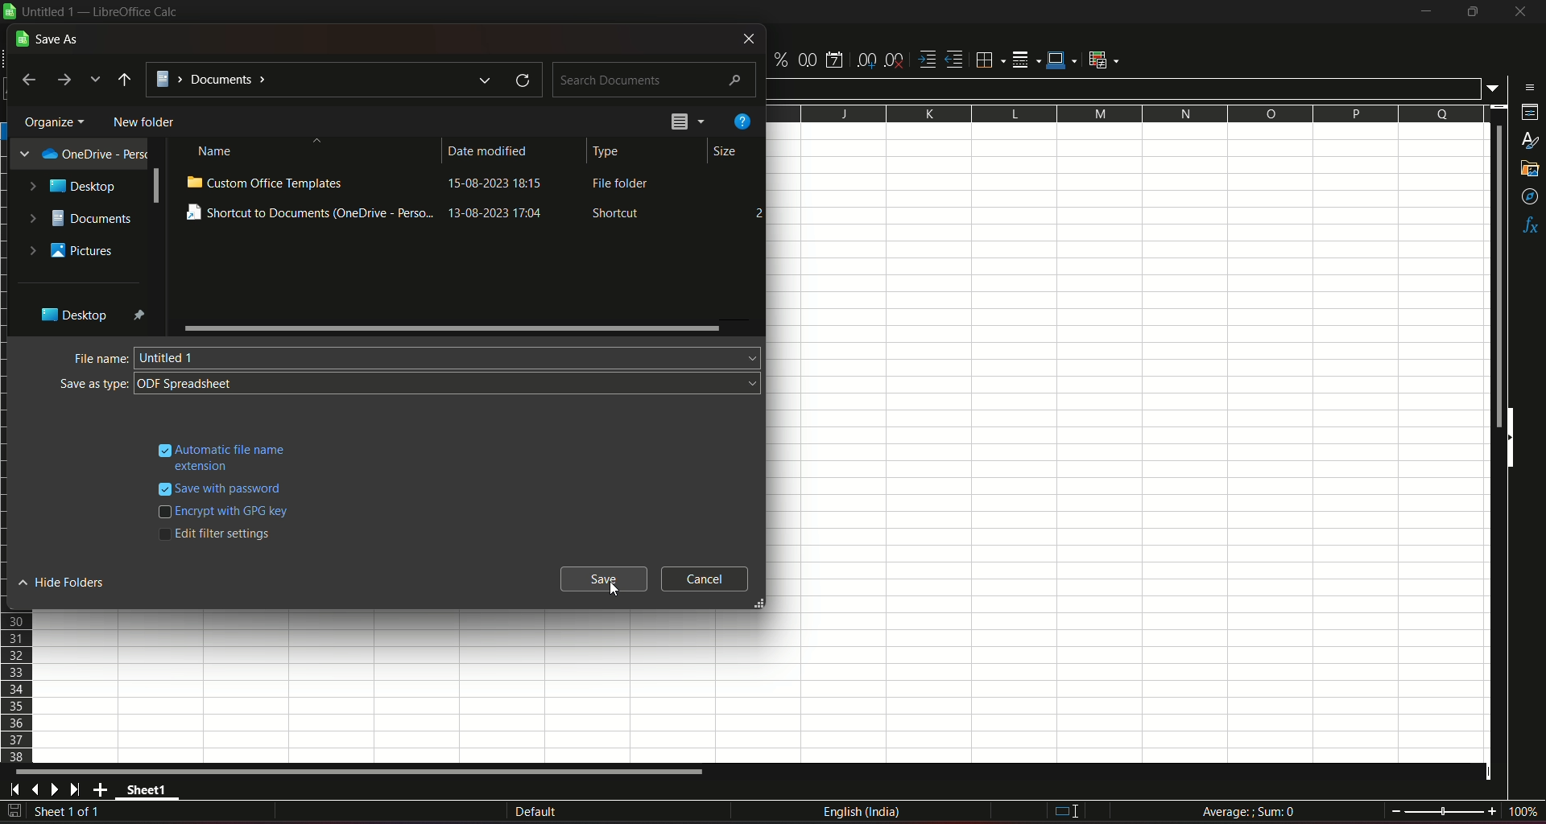 The image size is (1546, 824). I want to click on next sheet, so click(58, 790).